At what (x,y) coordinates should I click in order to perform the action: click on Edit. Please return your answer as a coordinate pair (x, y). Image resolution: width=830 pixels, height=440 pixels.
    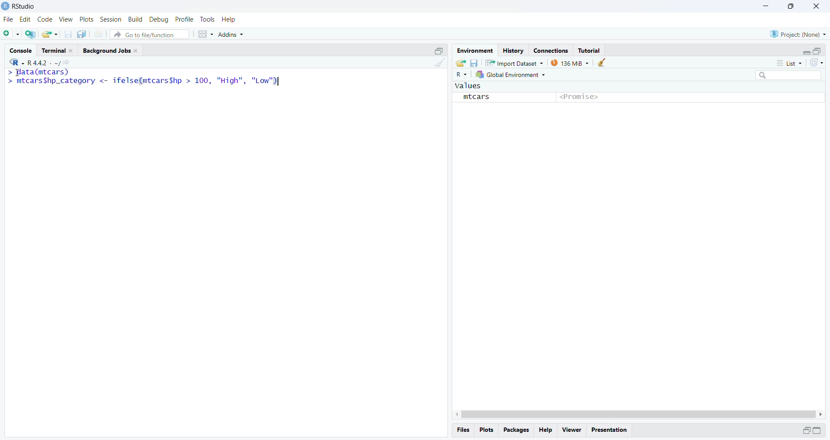
    Looking at the image, I should click on (26, 20).